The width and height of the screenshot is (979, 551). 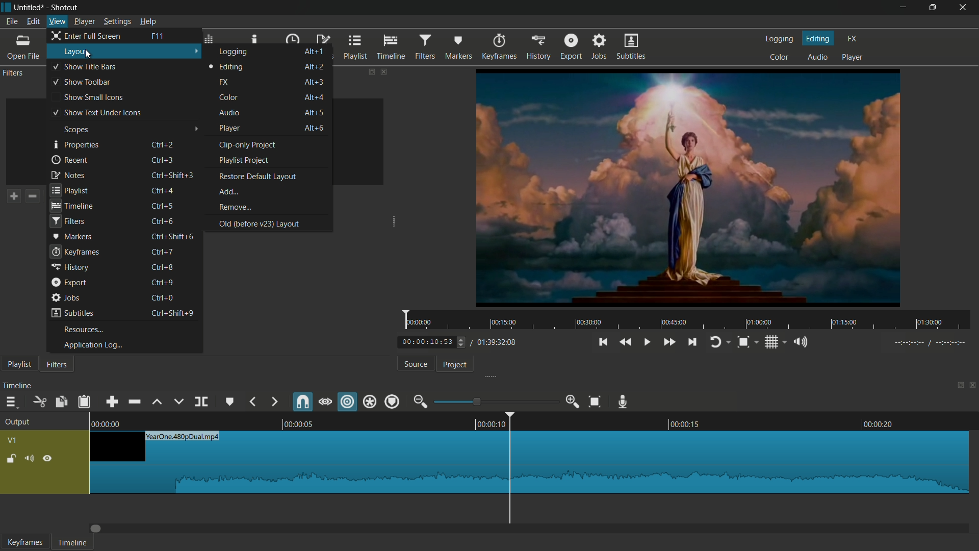 What do you see at coordinates (90, 345) in the screenshot?
I see `application log` at bounding box center [90, 345].